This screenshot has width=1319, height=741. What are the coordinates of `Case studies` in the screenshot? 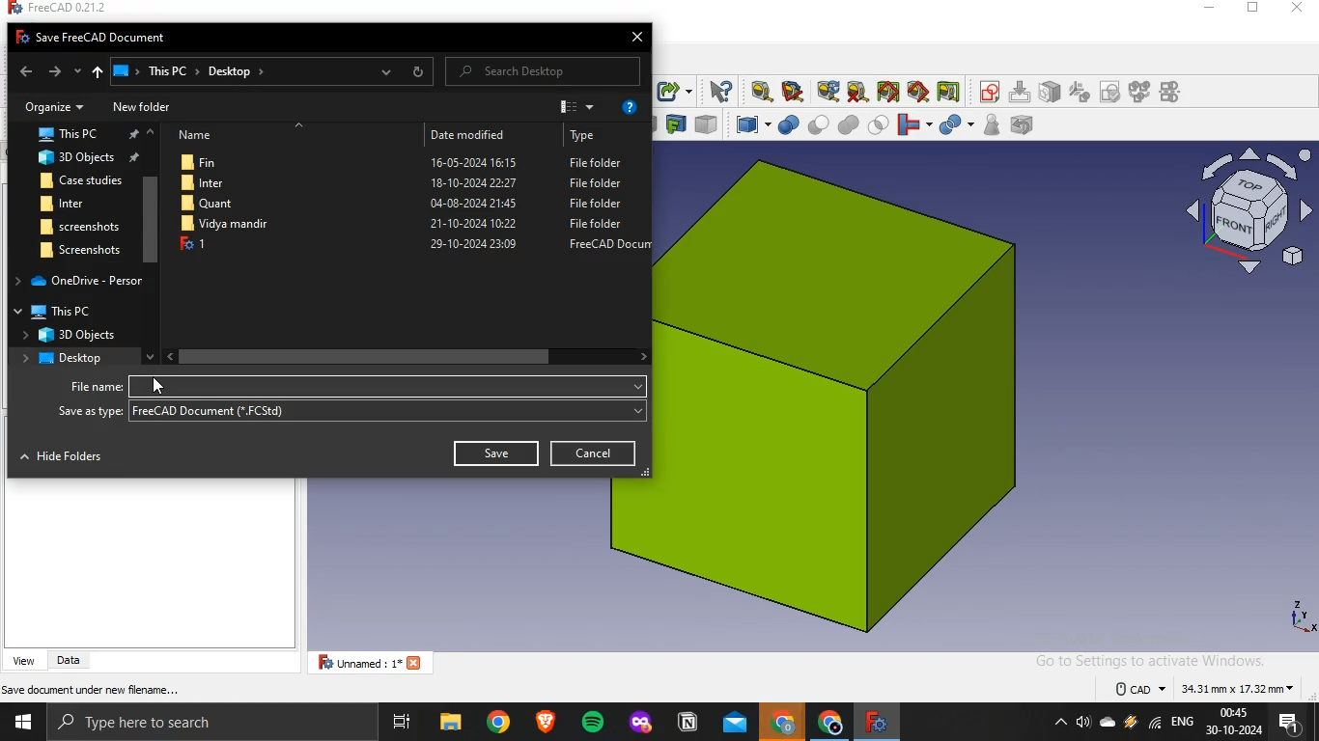 It's located at (70, 180).